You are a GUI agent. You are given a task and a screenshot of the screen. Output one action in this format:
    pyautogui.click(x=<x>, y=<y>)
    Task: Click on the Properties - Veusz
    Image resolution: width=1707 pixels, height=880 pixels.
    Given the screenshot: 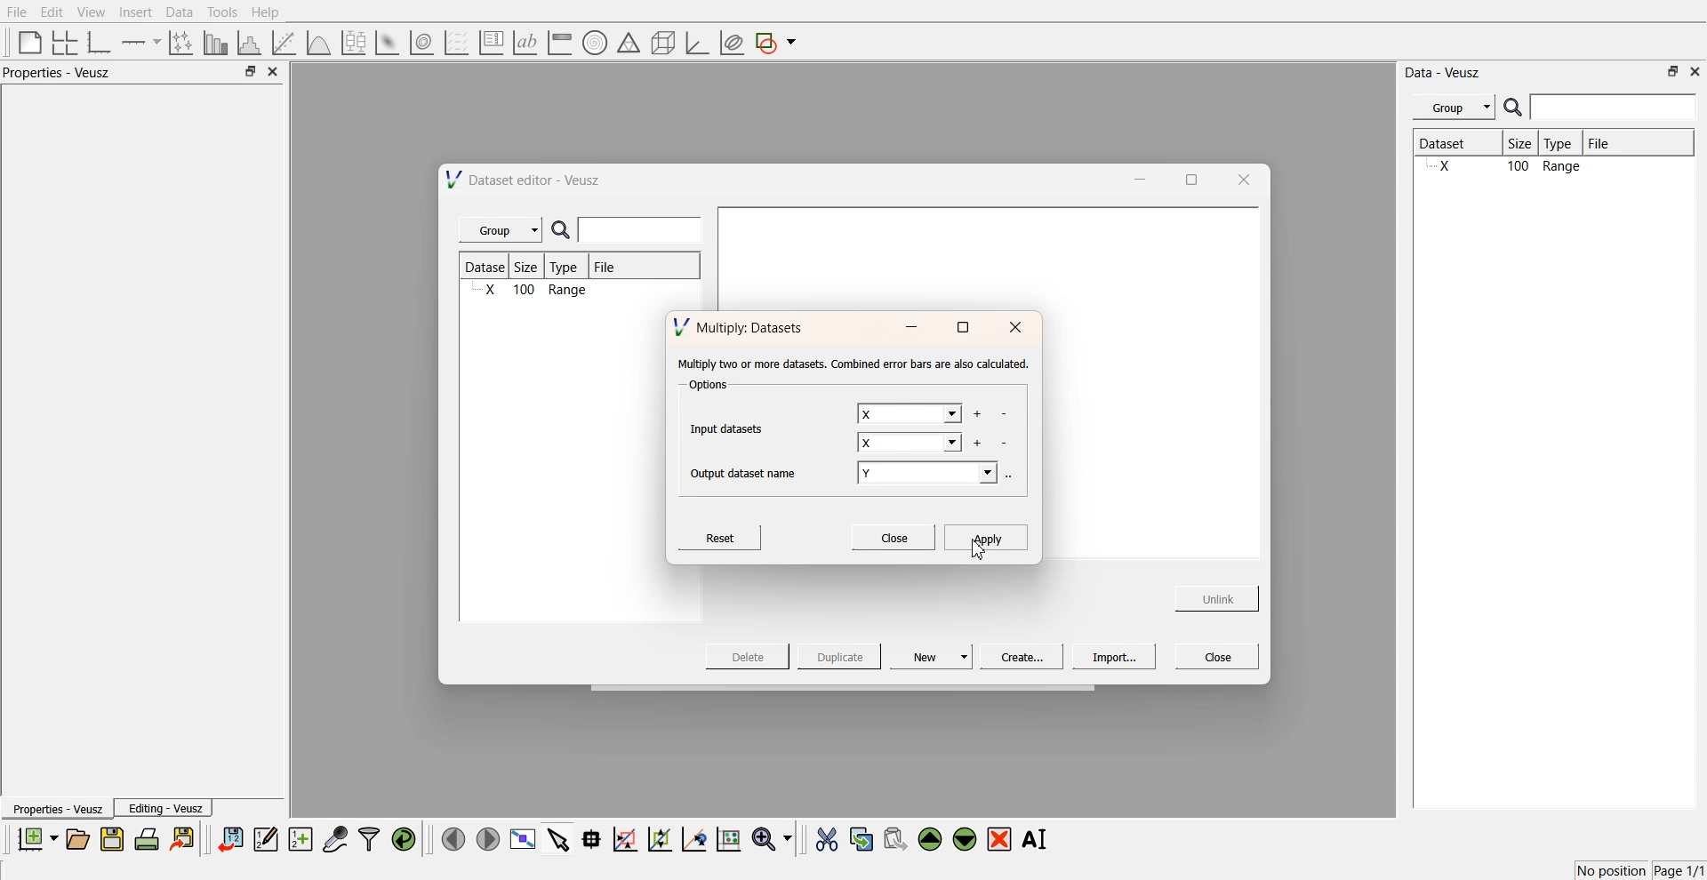 What is the action you would take?
    pyautogui.click(x=57, y=810)
    